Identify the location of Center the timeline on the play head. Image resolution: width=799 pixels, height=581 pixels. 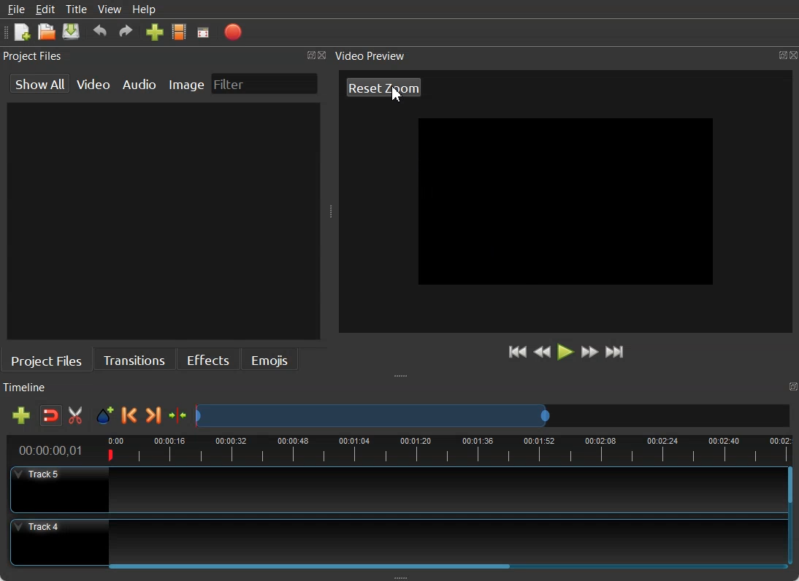
(178, 415).